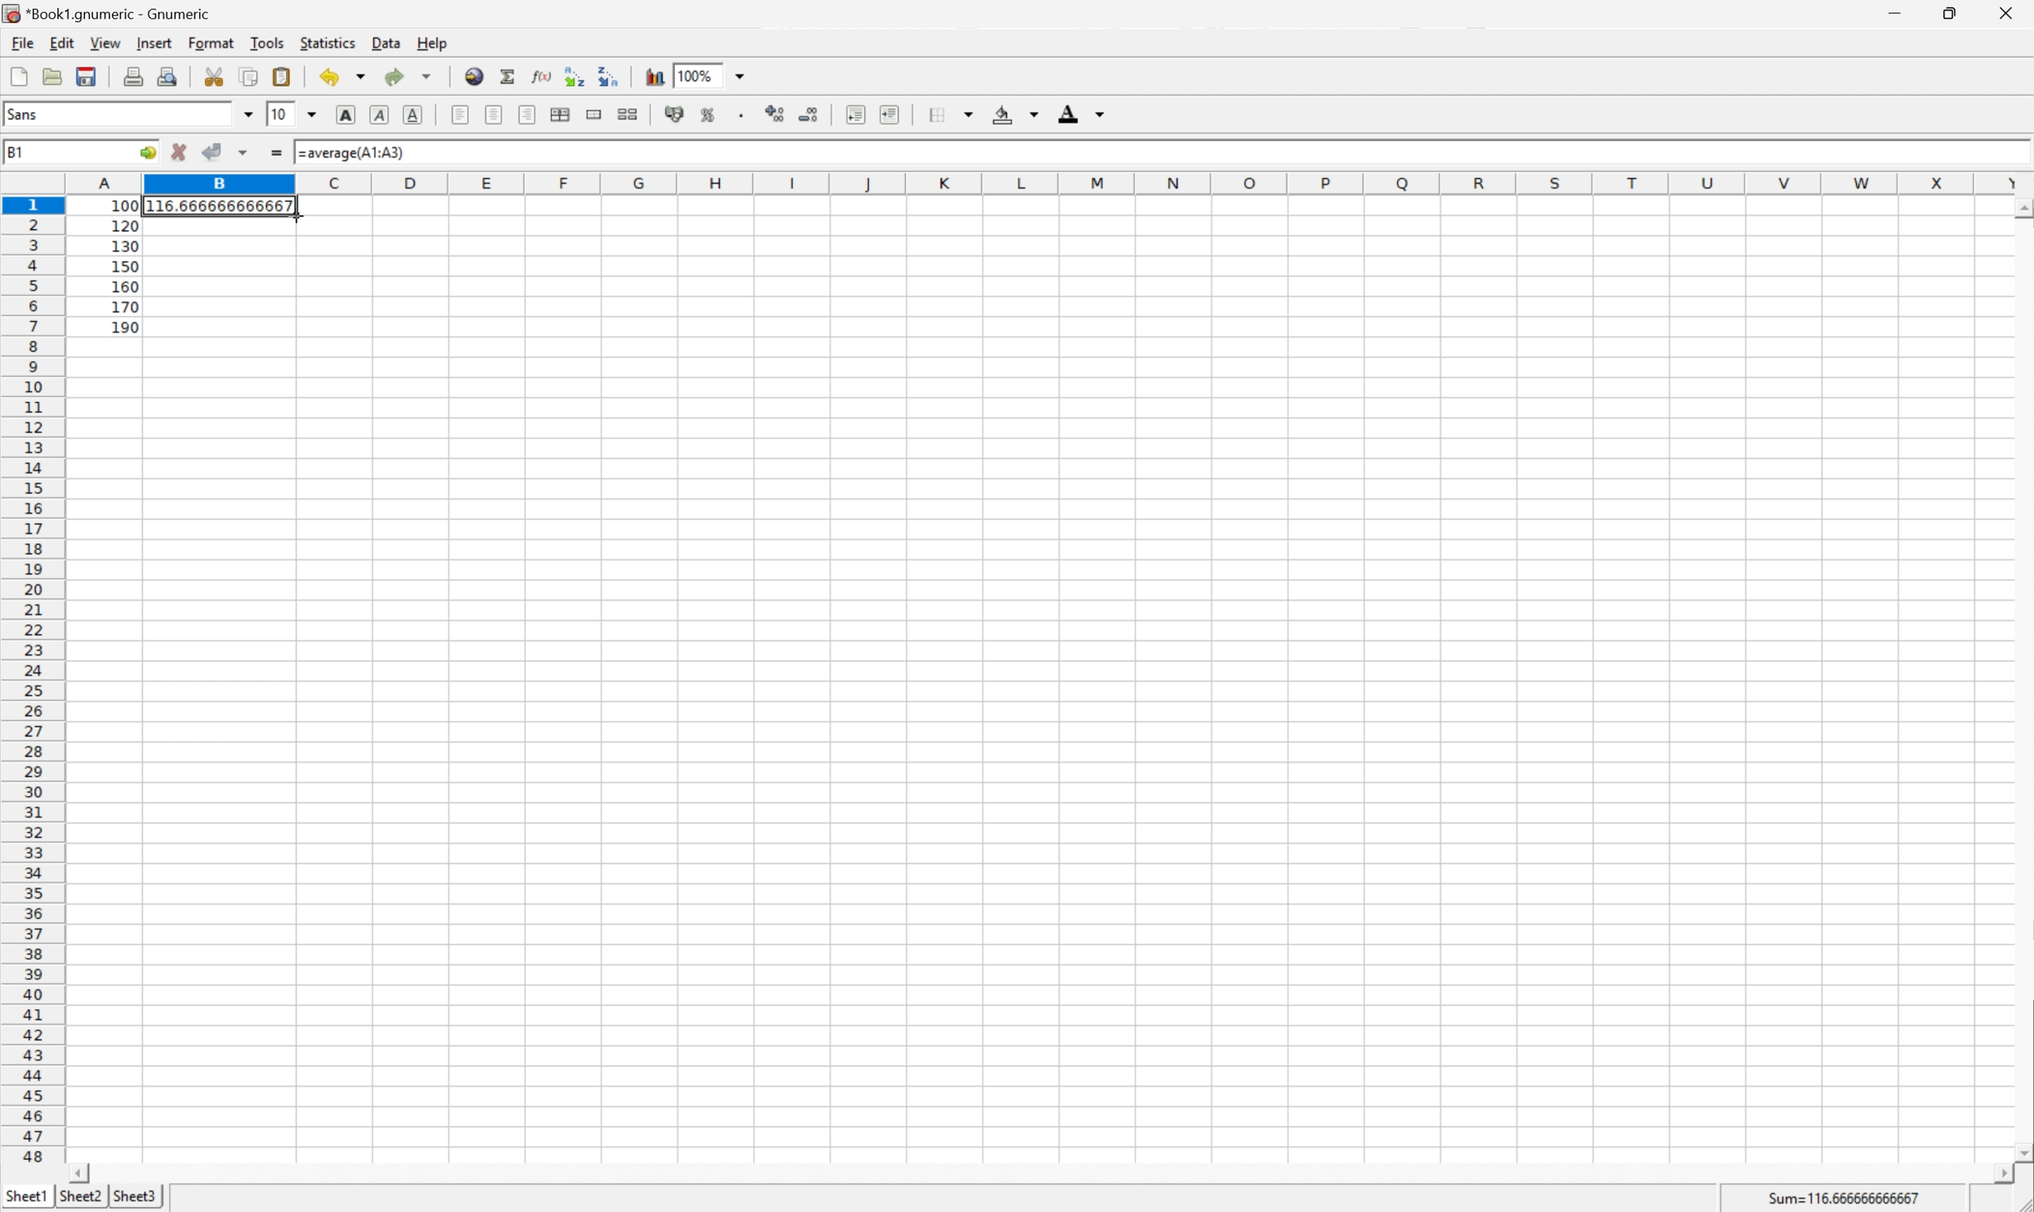 Image resolution: width=2034 pixels, height=1212 pixels. Describe the element at coordinates (653, 75) in the screenshot. I see `Insert a chart` at that location.